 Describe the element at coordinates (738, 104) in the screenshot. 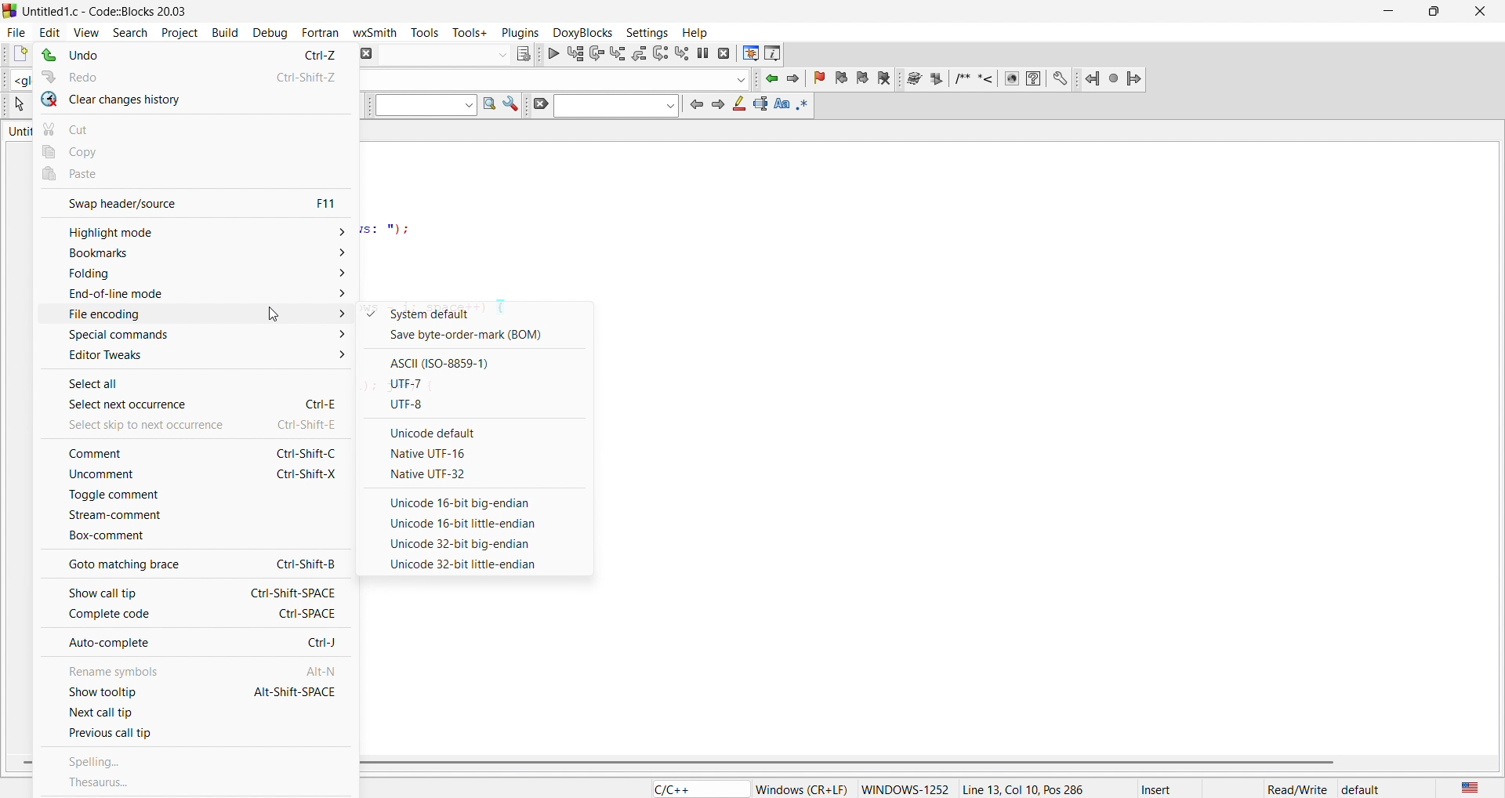

I see `highlight` at that location.